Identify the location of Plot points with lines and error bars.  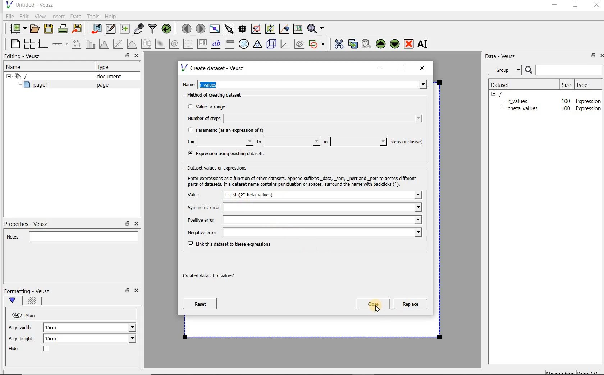
(77, 43).